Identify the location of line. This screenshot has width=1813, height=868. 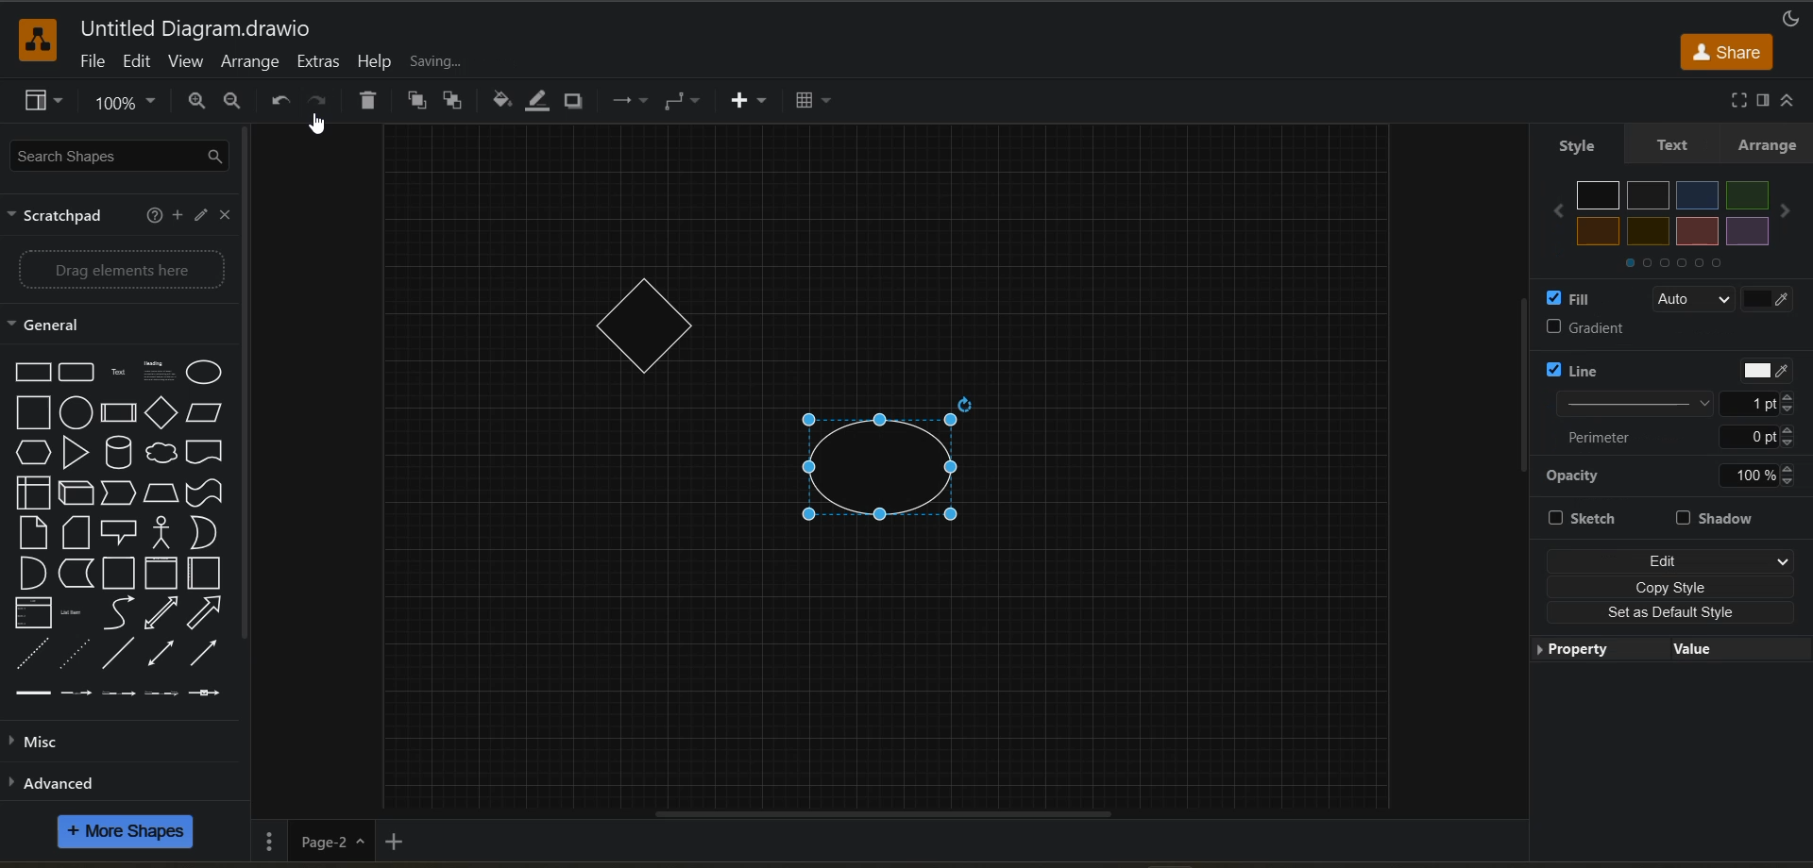
(122, 656).